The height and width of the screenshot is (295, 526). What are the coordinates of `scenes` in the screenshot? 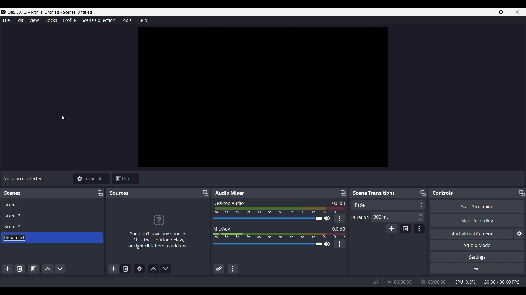 It's located at (13, 194).